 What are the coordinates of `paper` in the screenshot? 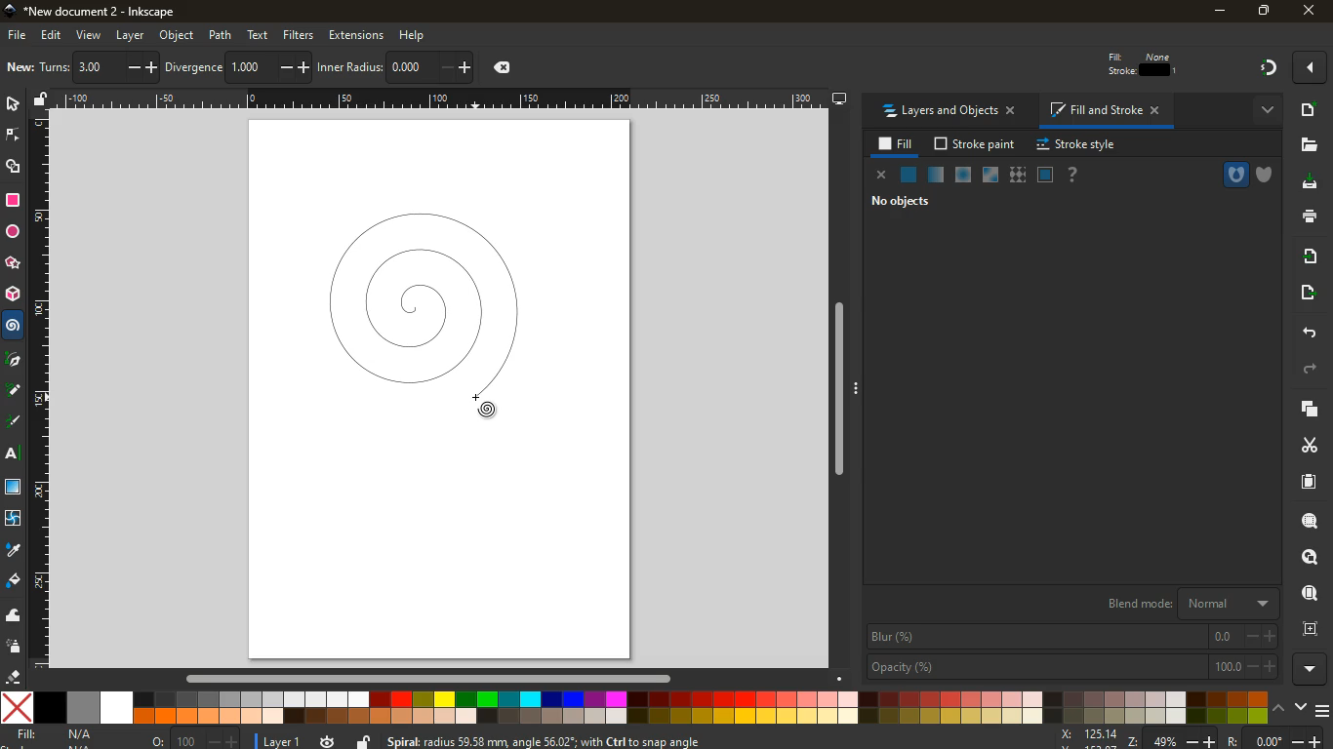 It's located at (1310, 483).